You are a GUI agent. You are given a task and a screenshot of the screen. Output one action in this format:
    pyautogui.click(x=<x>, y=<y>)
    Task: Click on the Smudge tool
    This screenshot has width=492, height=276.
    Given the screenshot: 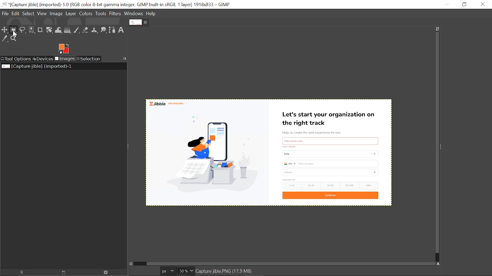 What is the action you would take?
    pyautogui.click(x=104, y=30)
    